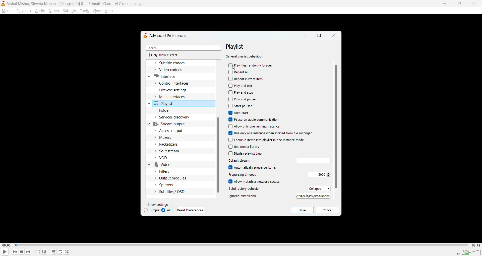 This screenshot has width=482, height=256. I want to click on fullscreen, so click(38, 252).